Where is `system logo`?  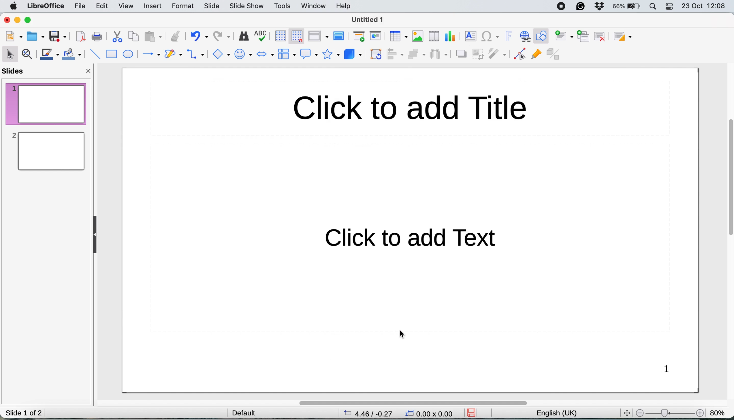 system logo is located at coordinates (14, 6).